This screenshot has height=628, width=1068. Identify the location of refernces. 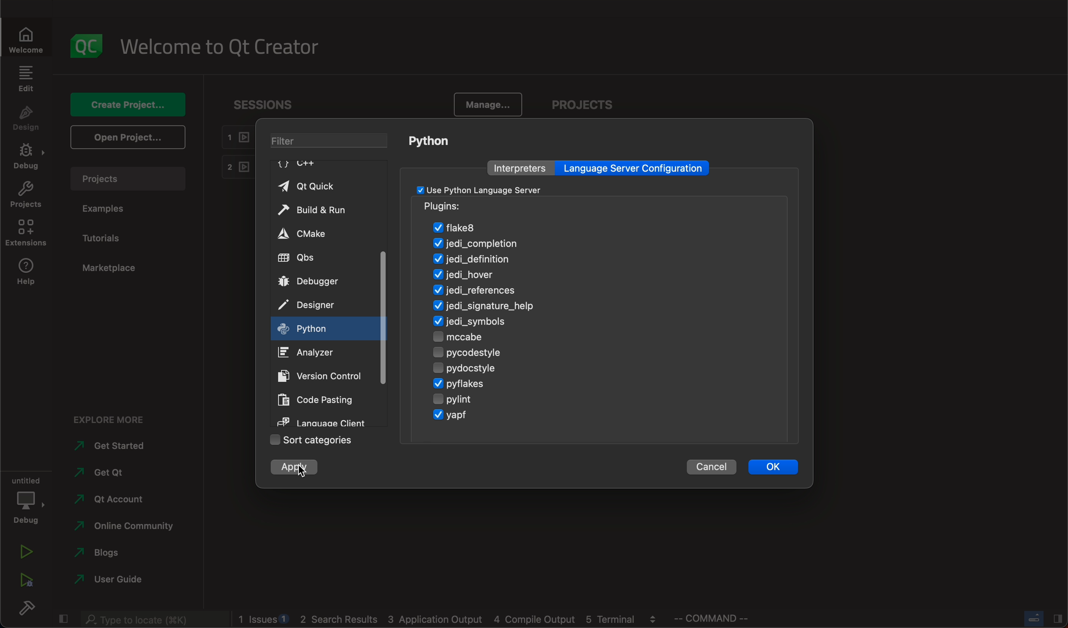
(476, 290).